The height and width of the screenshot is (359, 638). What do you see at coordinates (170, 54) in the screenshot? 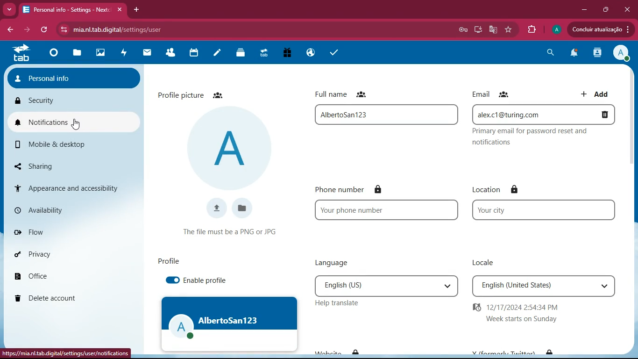
I see `friends` at bounding box center [170, 54].